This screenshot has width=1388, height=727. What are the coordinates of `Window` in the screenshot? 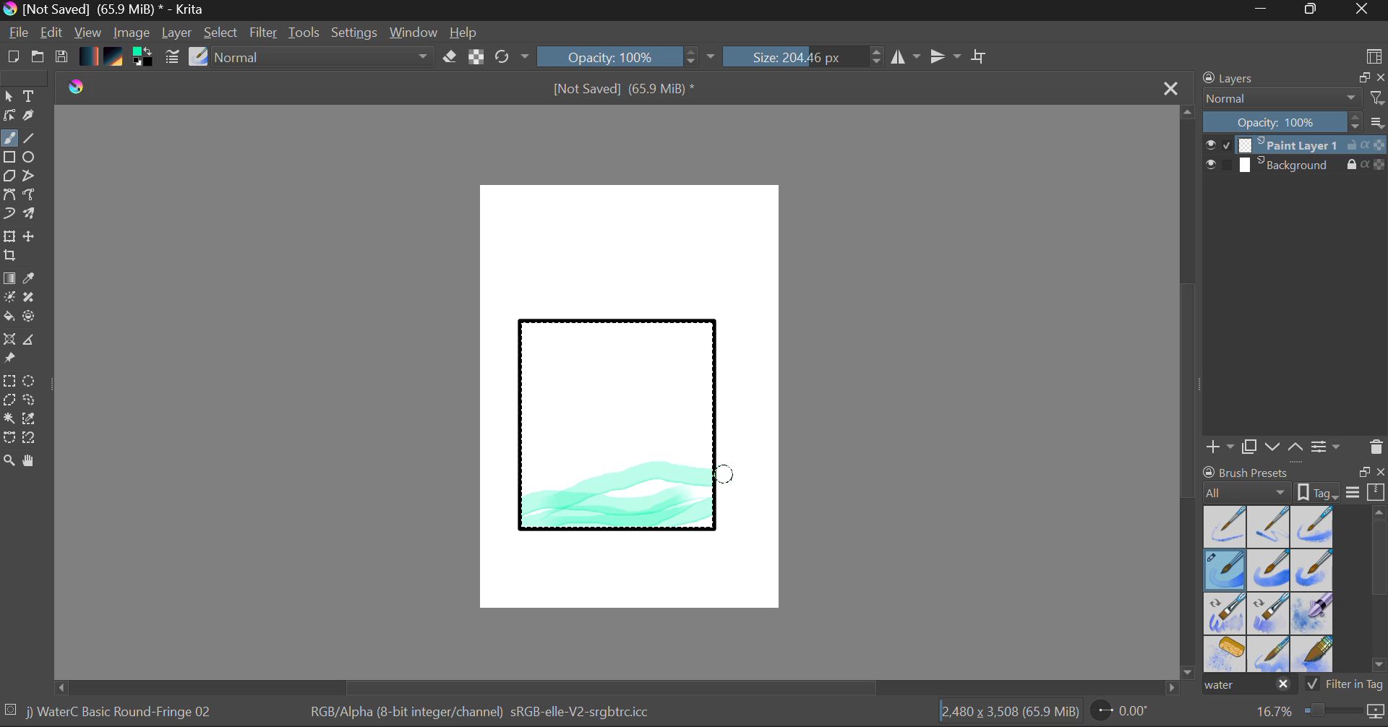 It's located at (416, 33).